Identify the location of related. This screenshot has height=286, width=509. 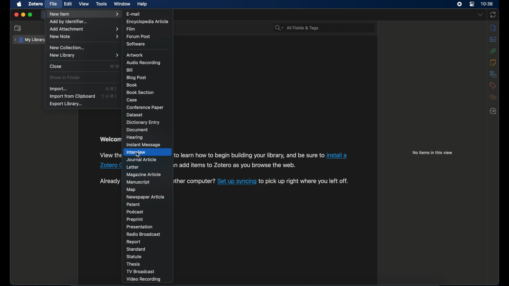
(493, 97).